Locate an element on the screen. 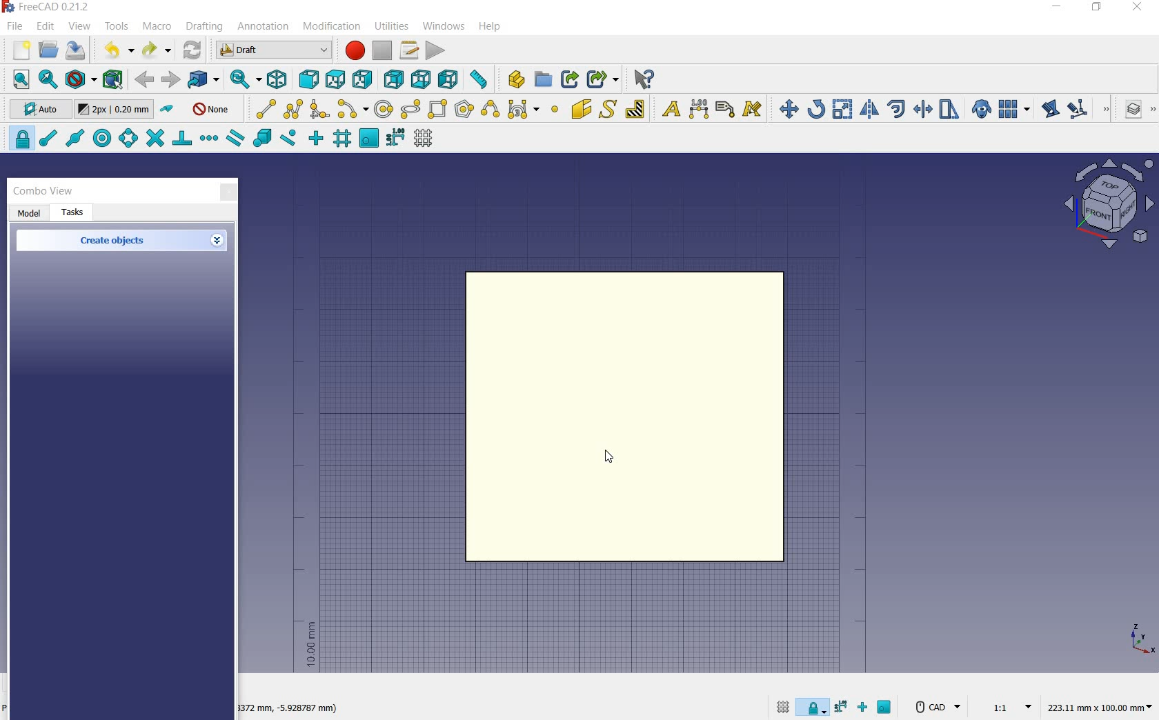 The height and width of the screenshot is (720, 1159). draw style is located at coordinates (81, 80).